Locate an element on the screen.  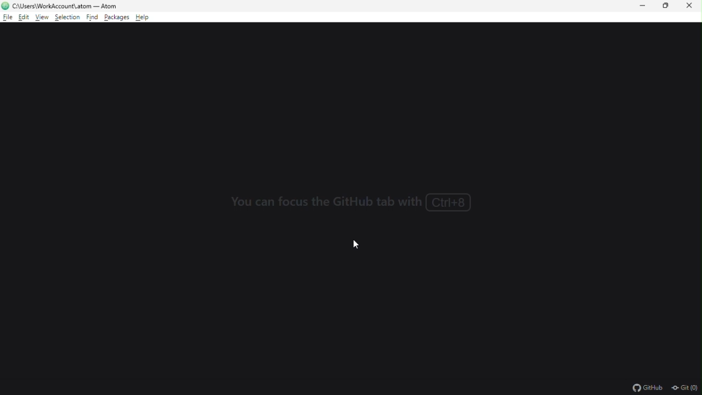
atom logo is located at coordinates (5, 5).